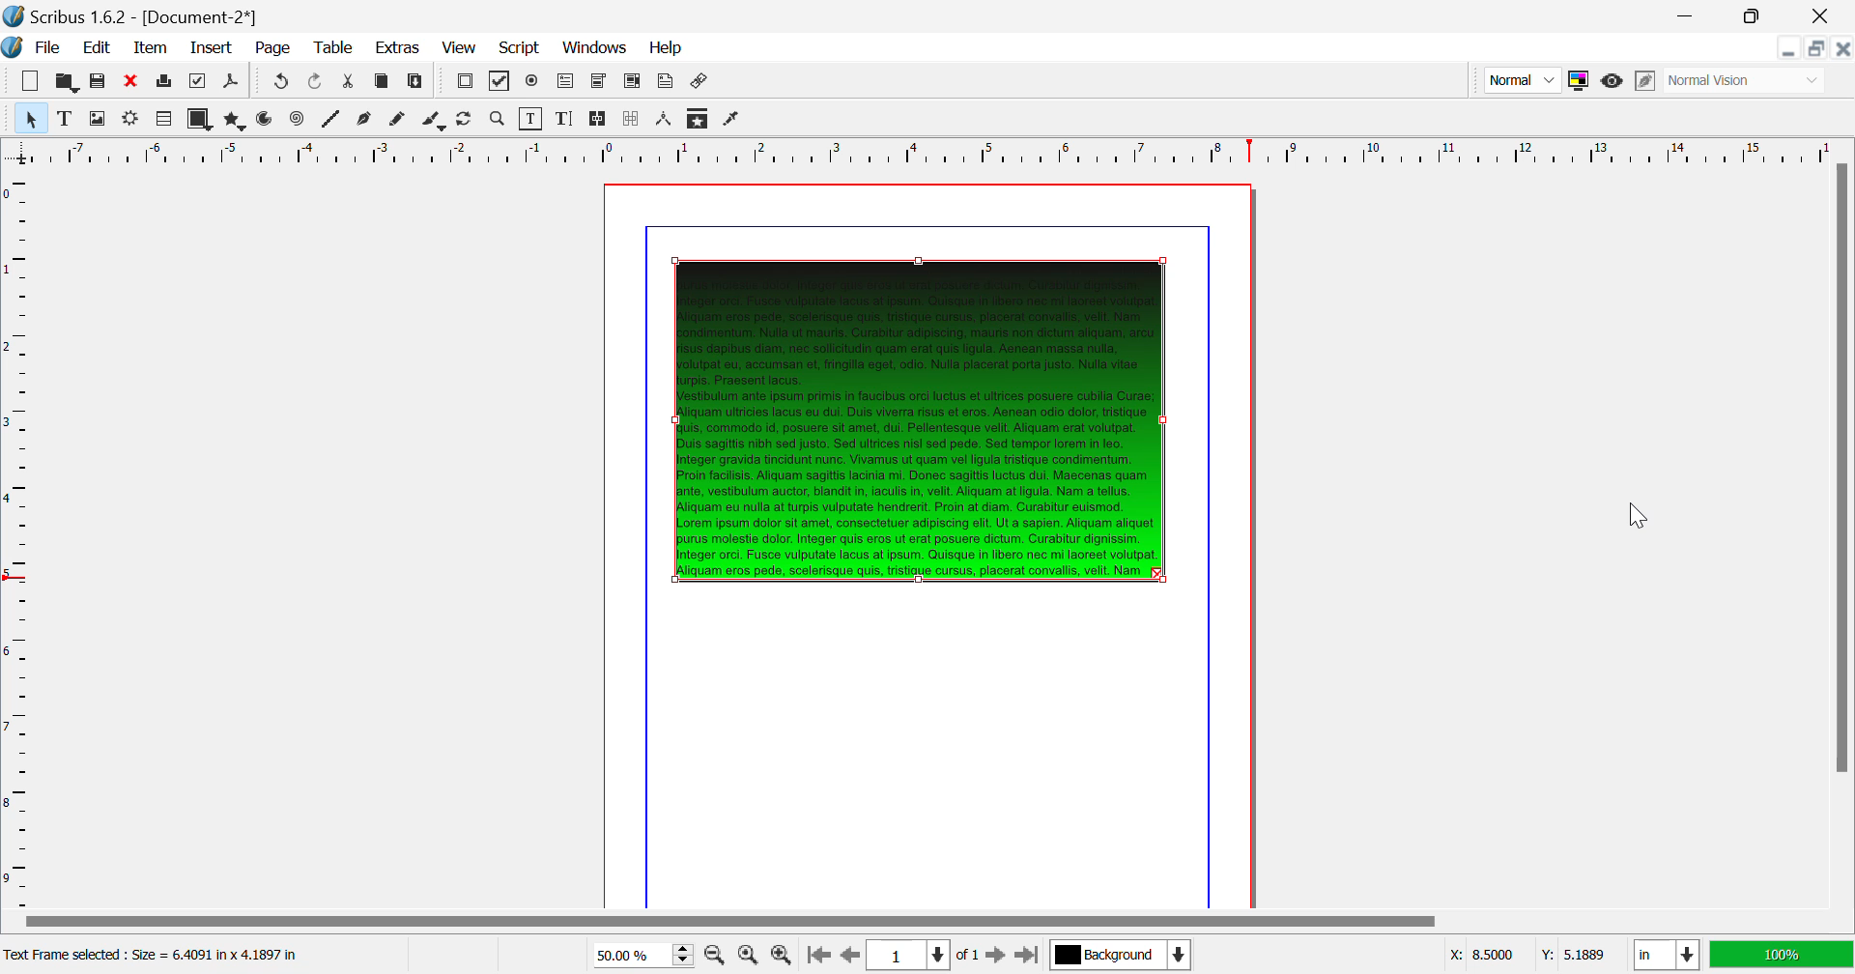 The height and width of the screenshot is (974, 1855). Describe the element at coordinates (665, 83) in the screenshot. I see `Text Annotation` at that location.